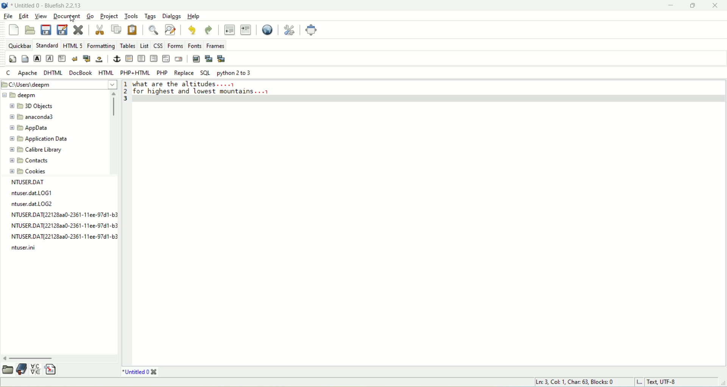 This screenshot has width=727, height=387. I want to click on title, so click(139, 372).